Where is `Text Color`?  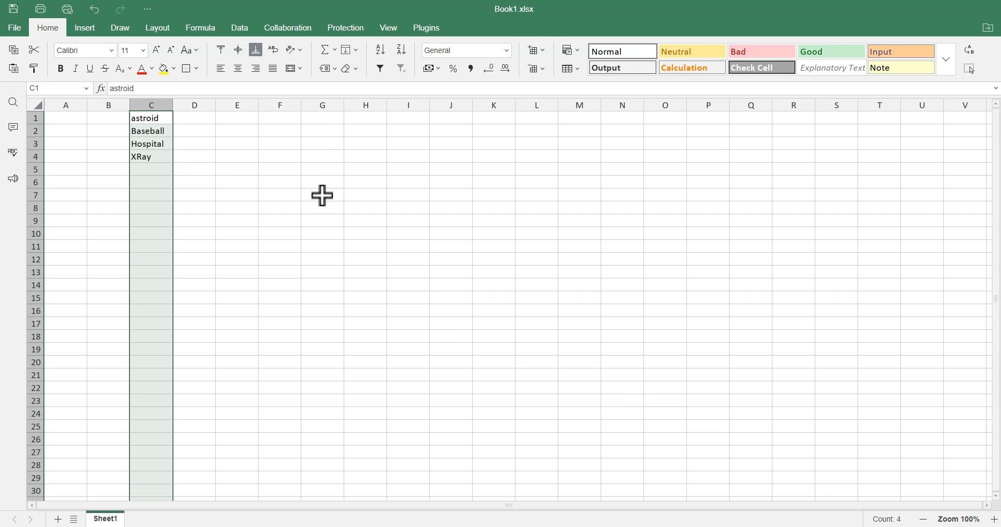 Text Color is located at coordinates (145, 68).